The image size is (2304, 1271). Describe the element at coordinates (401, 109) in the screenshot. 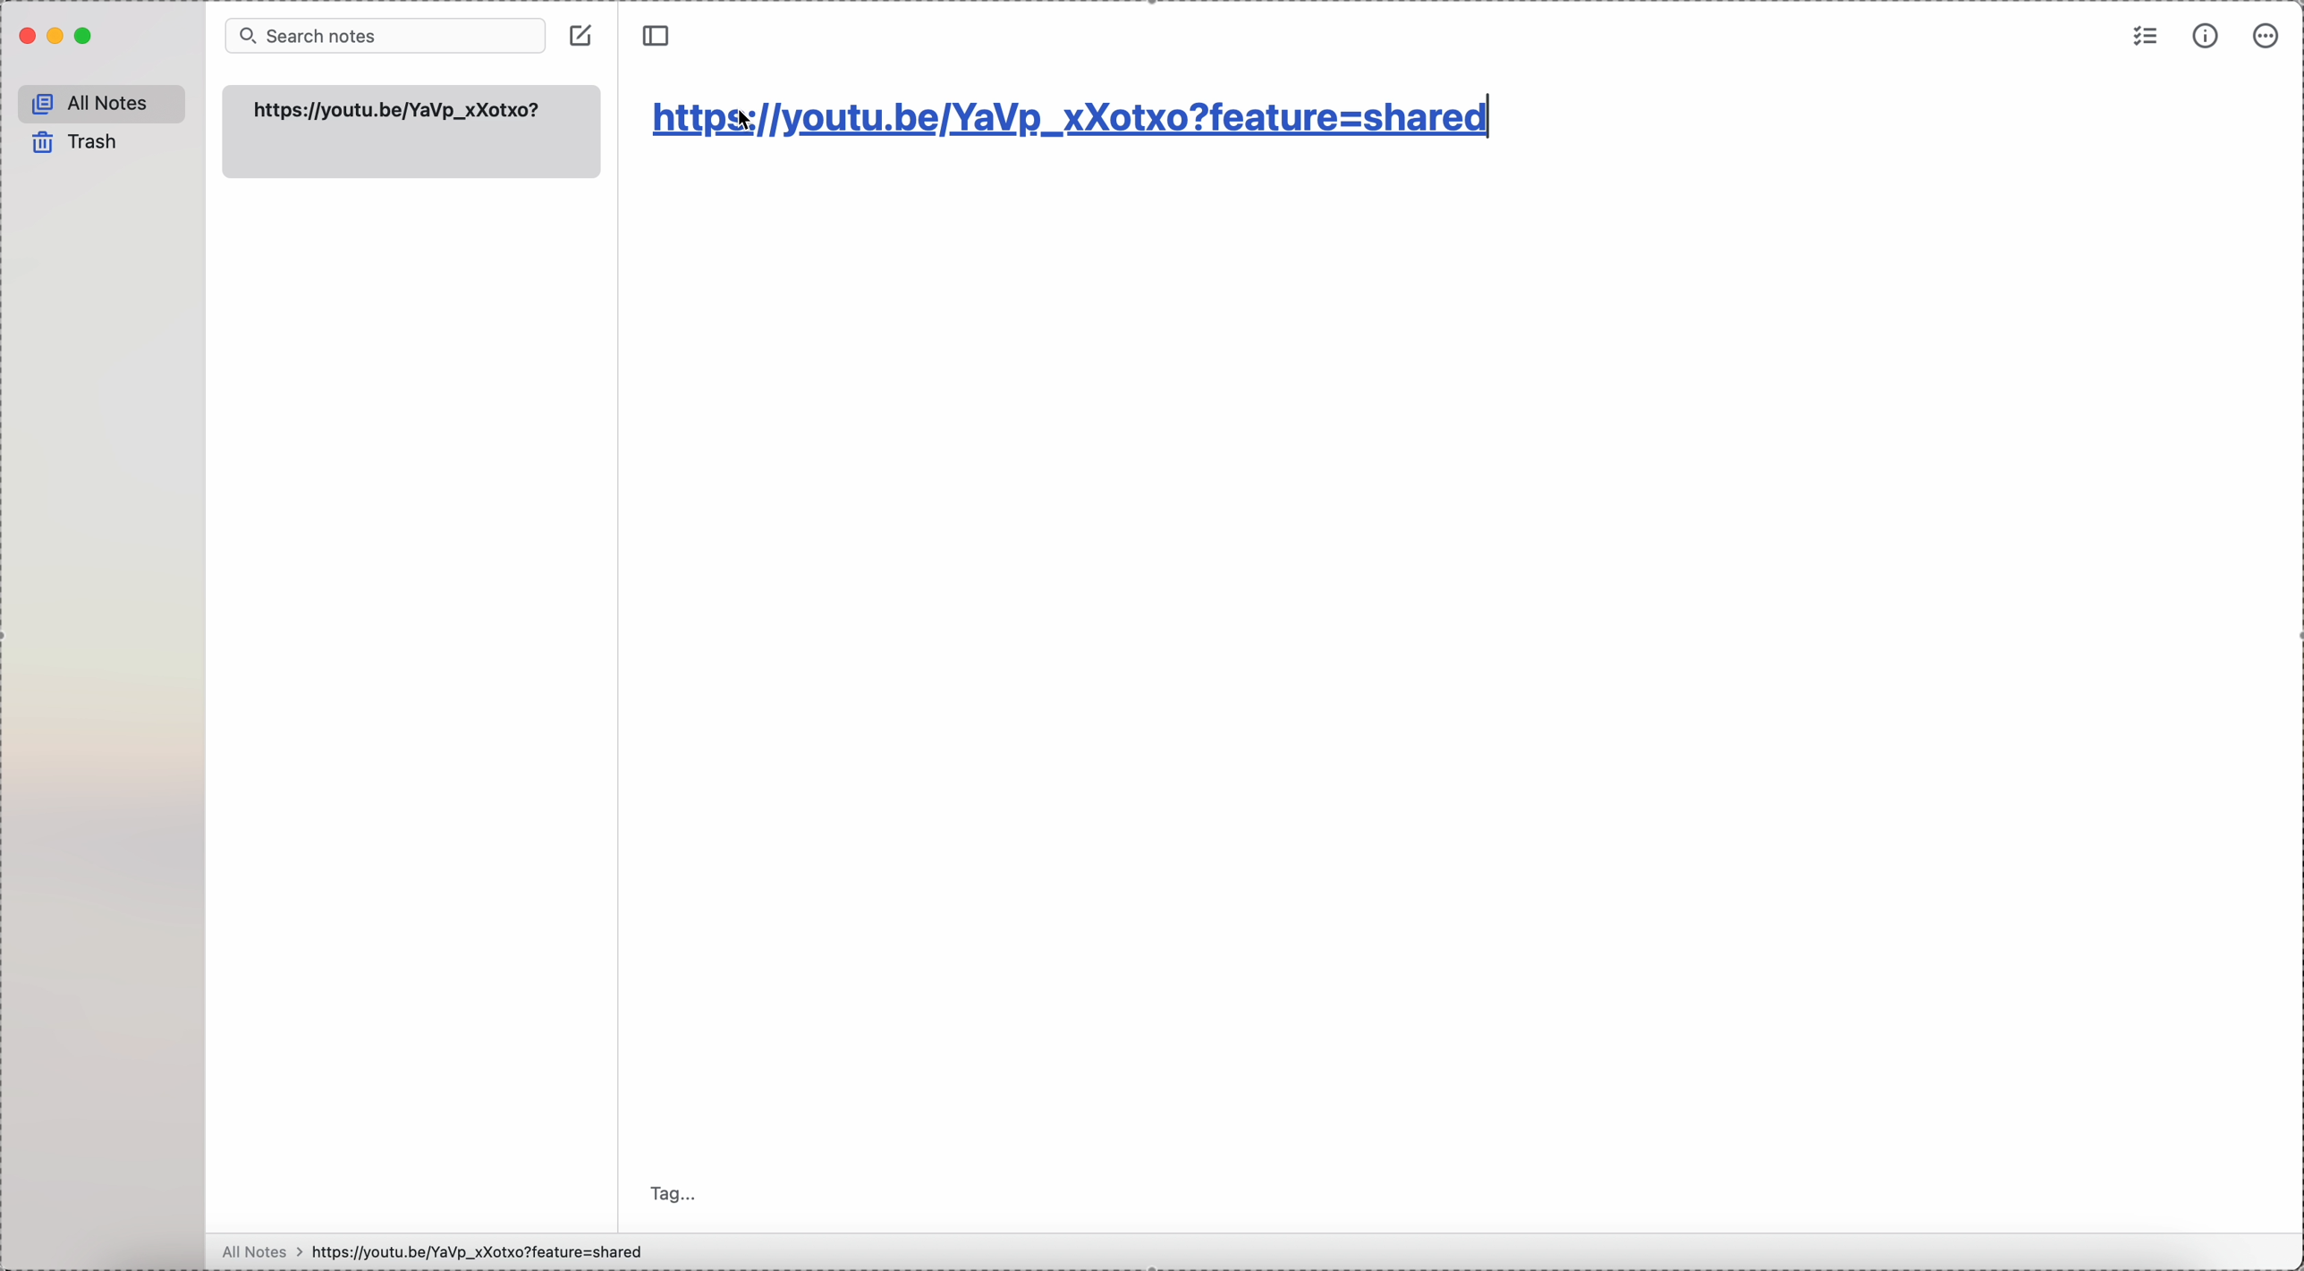

I see `URL` at that location.